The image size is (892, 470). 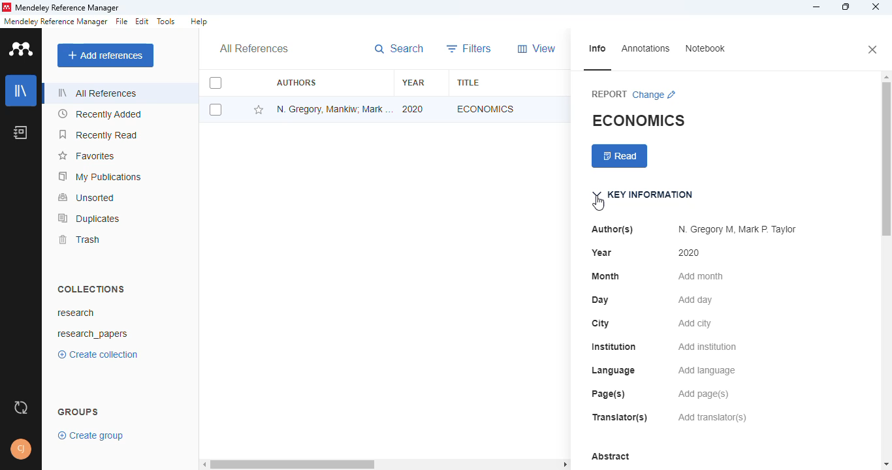 I want to click on library, so click(x=21, y=91).